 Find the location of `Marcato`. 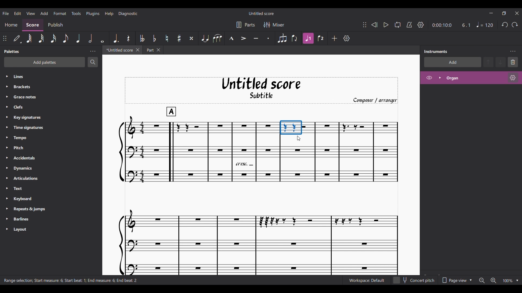

Marcato is located at coordinates (231, 39).